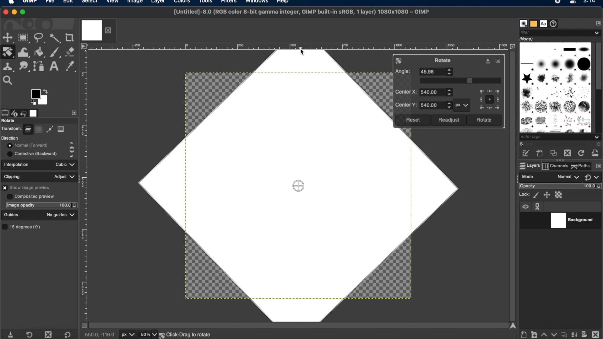  Describe the element at coordinates (424, 72) in the screenshot. I see `angle` at that location.